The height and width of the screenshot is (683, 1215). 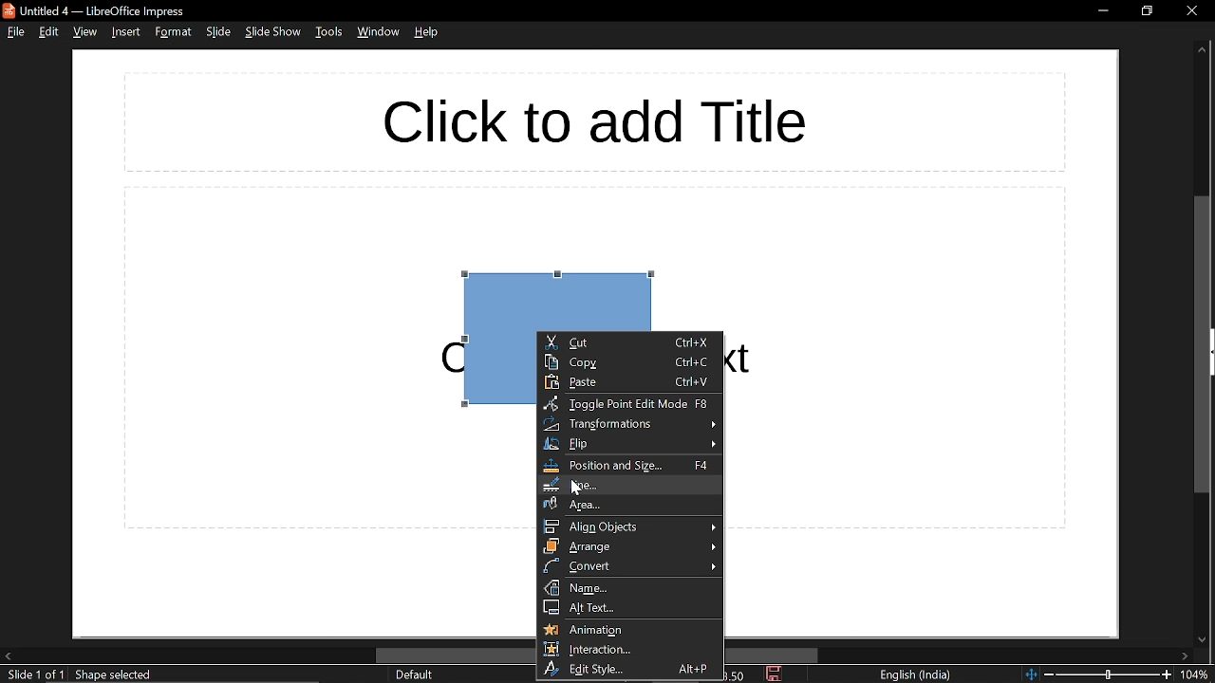 What do you see at coordinates (378, 32) in the screenshot?
I see `window` at bounding box center [378, 32].